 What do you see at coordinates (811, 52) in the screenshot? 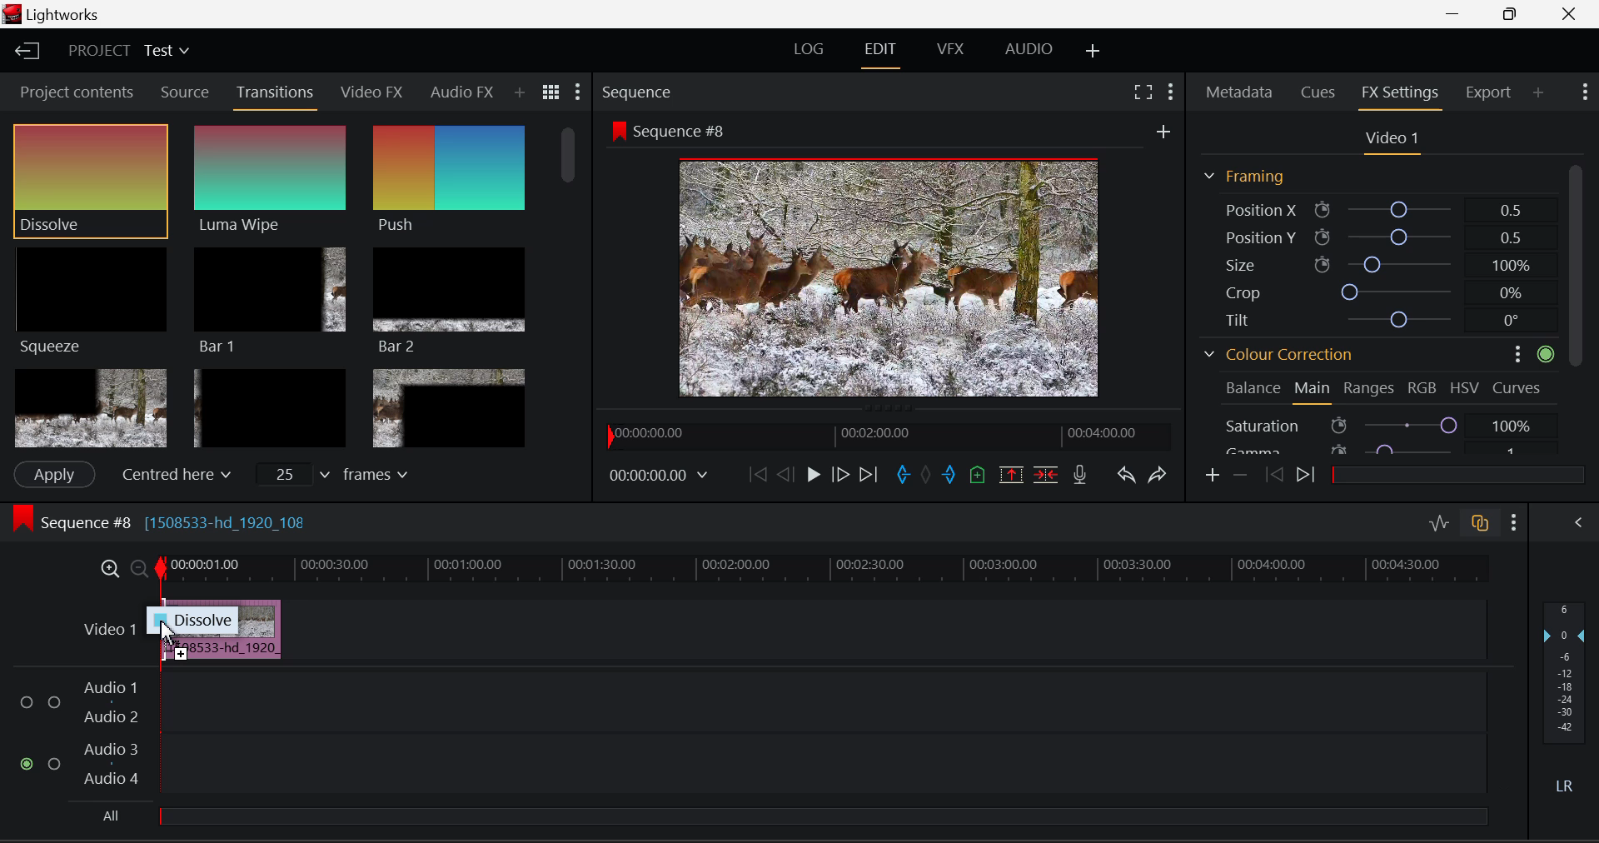
I see `LOG Layout` at bounding box center [811, 52].